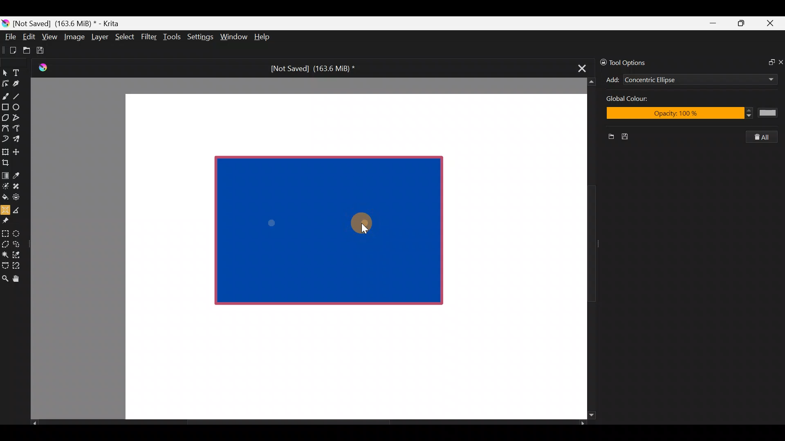 This screenshot has width=785, height=441. Describe the element at coordinates (690, 114) in the screenshot. I see `Opacity: 100%` at that location.